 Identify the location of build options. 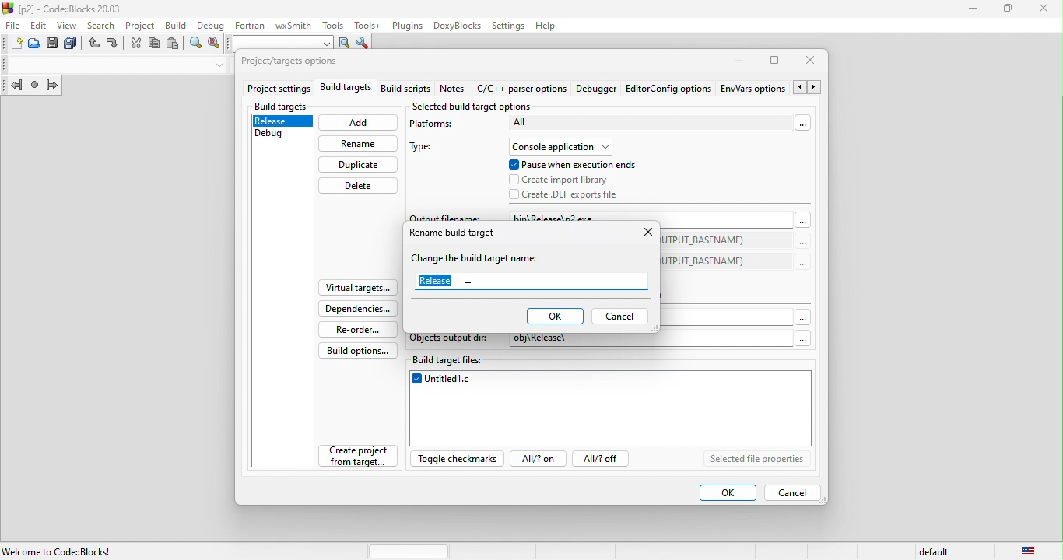
(355, 351).